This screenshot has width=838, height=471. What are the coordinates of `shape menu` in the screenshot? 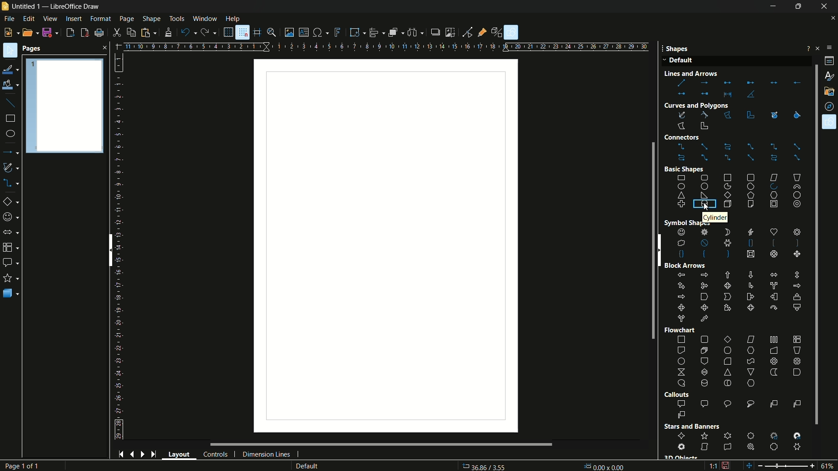 It's located at (152, 19).